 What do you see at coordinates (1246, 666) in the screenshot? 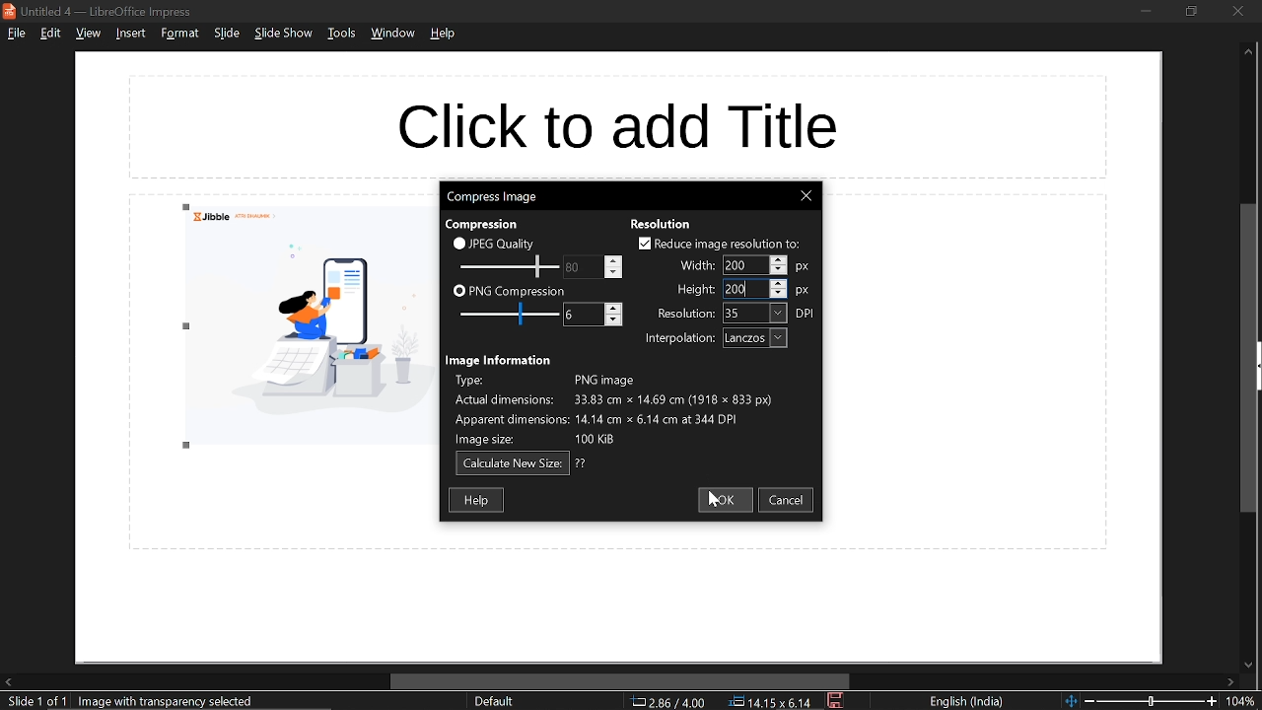
I see `move down` at bounding box center [1246, 666].